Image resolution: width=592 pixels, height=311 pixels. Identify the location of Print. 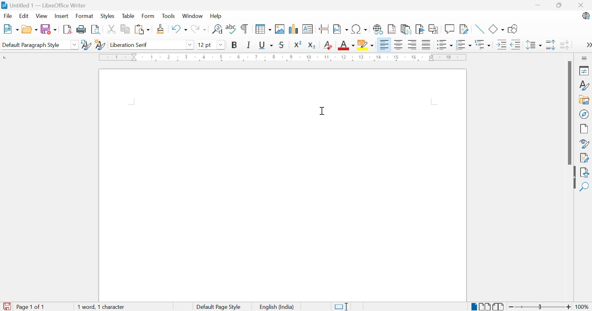
(81, 30).